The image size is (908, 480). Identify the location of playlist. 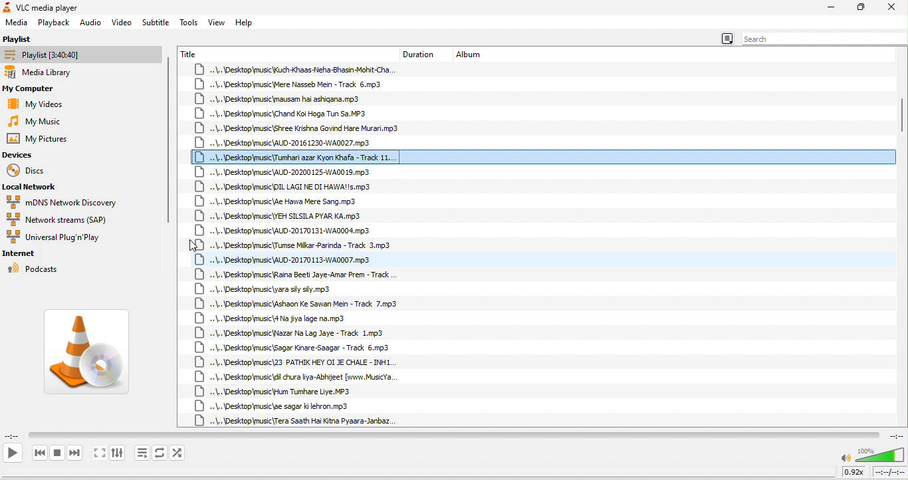
(29, 37).